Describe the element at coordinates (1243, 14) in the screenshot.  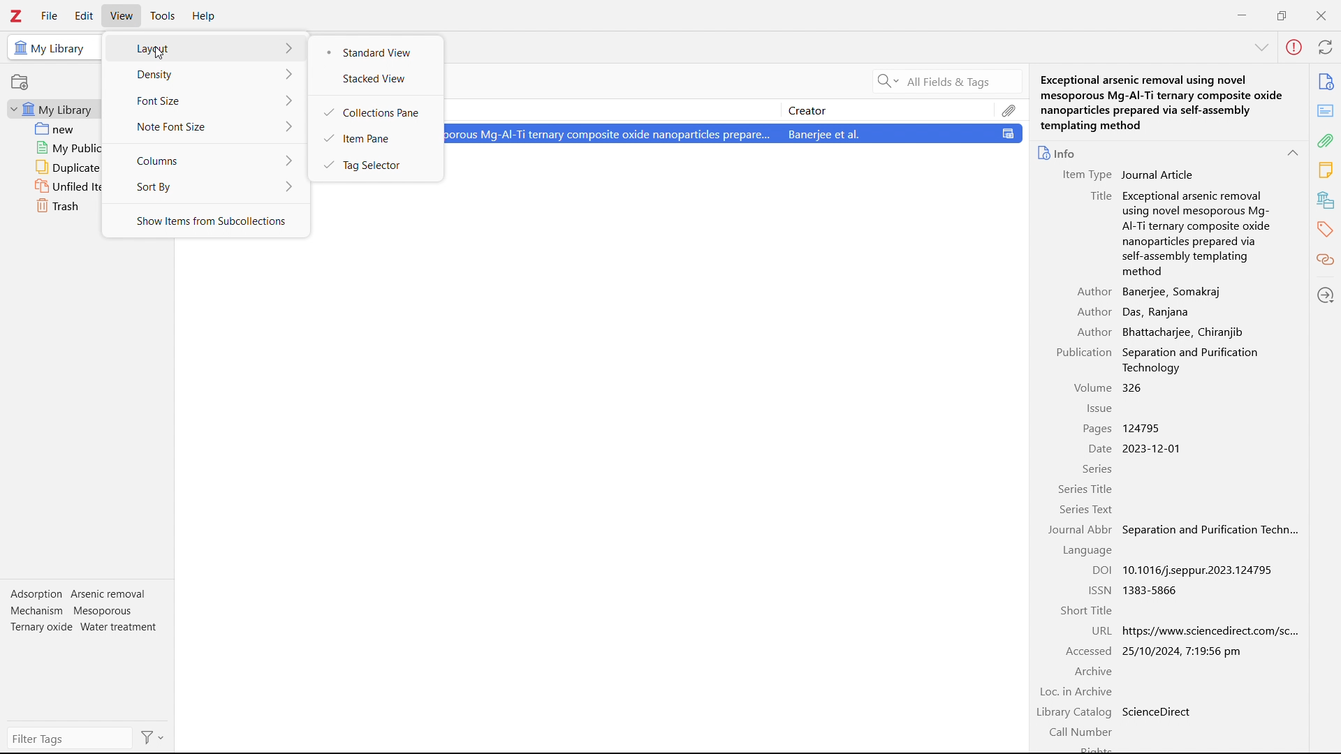
I see `minimize` at that location.